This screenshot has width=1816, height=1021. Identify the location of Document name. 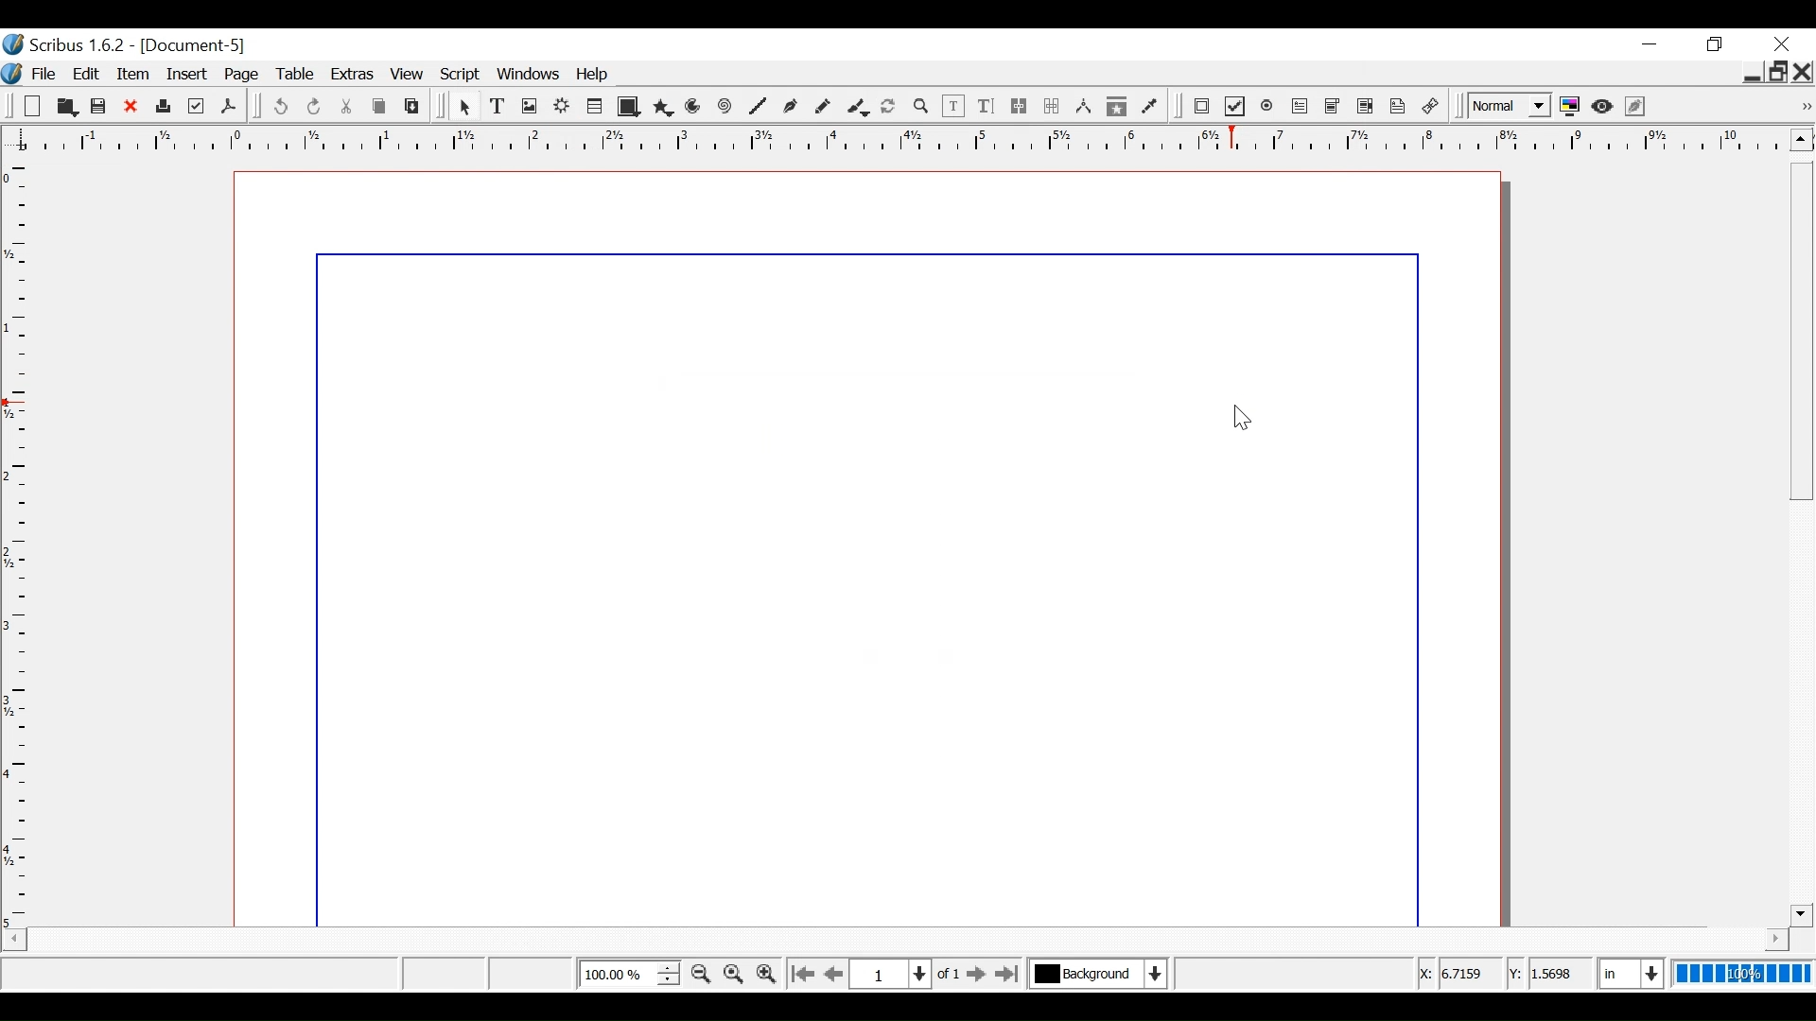
(195, 46).